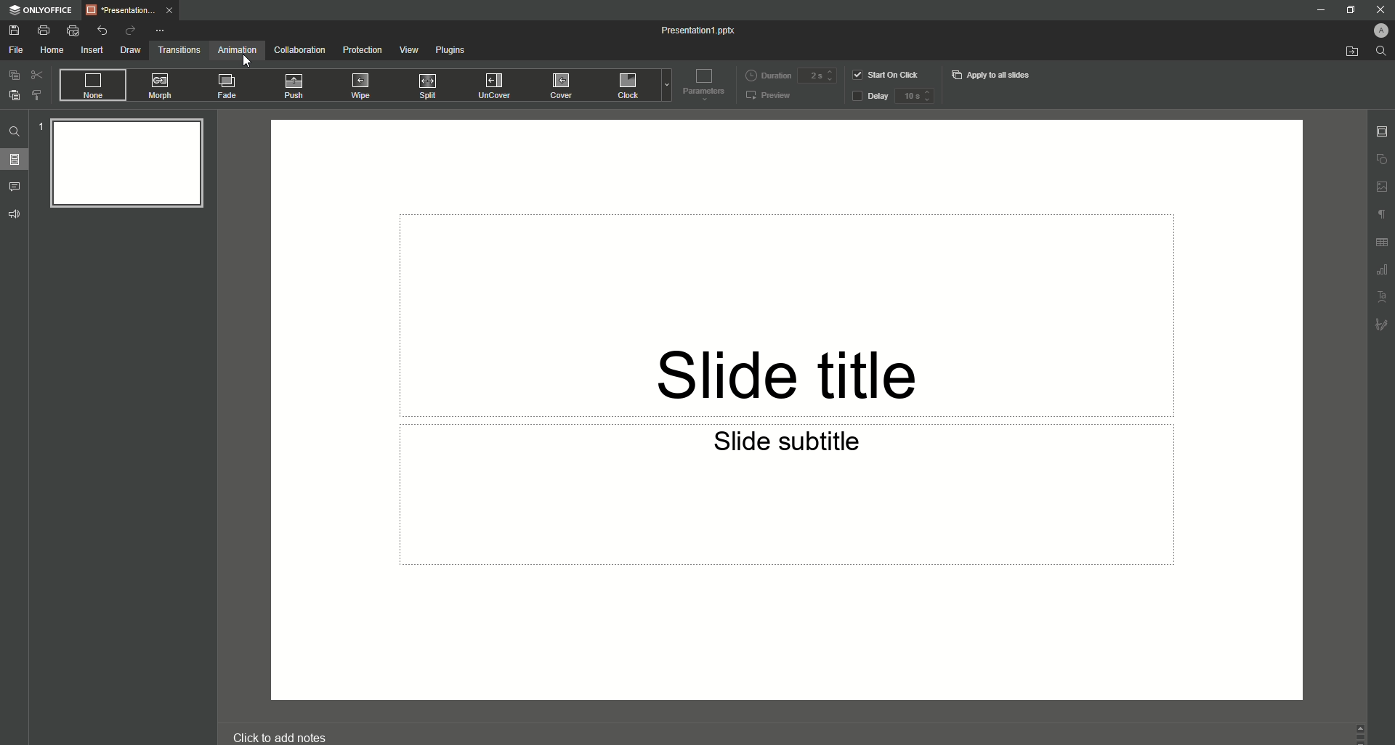  What do you see at coordinates (89, 86) in the screenshot?
I see `None` at bounding box center [89, 86].